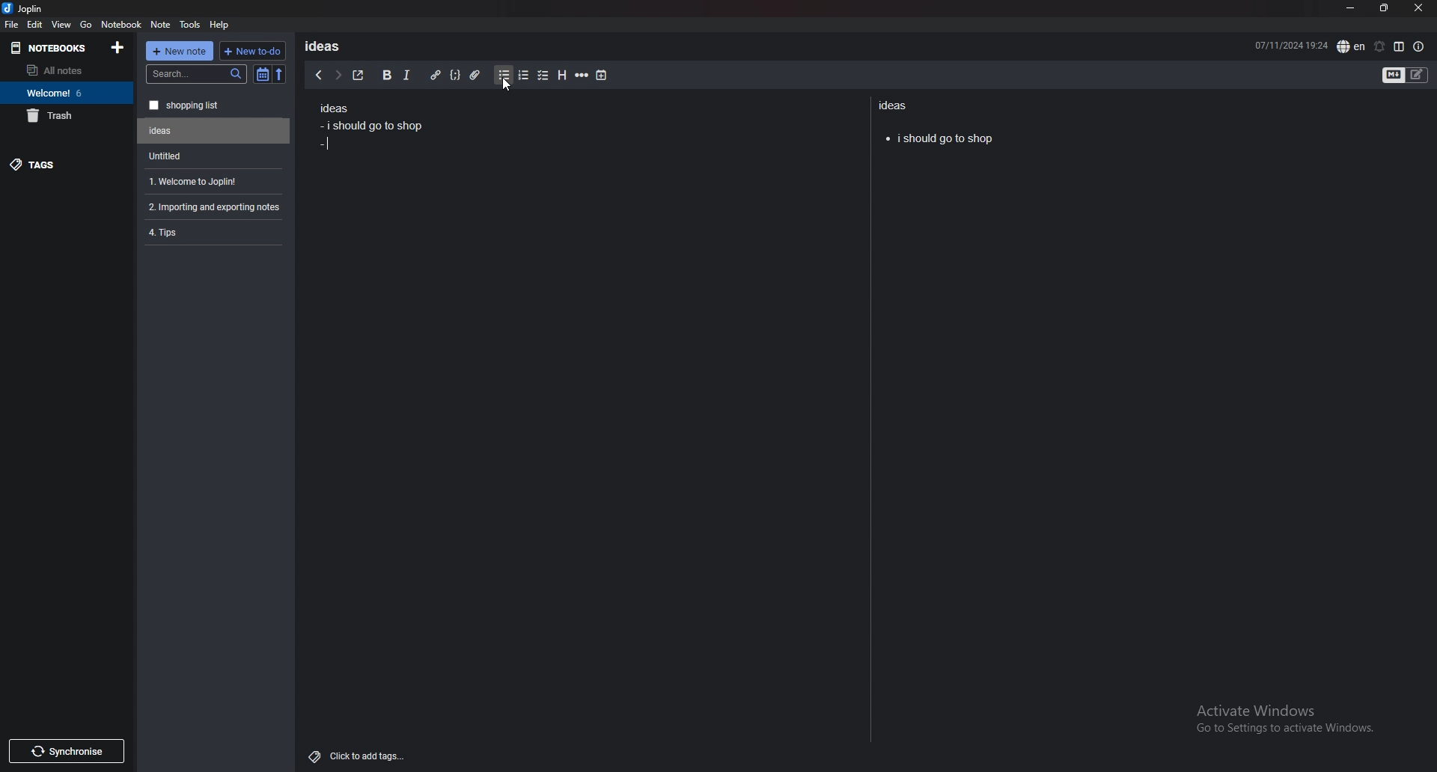 This screenshot has width=1437, height=772. I want to click on cursor, so click(507, 88).